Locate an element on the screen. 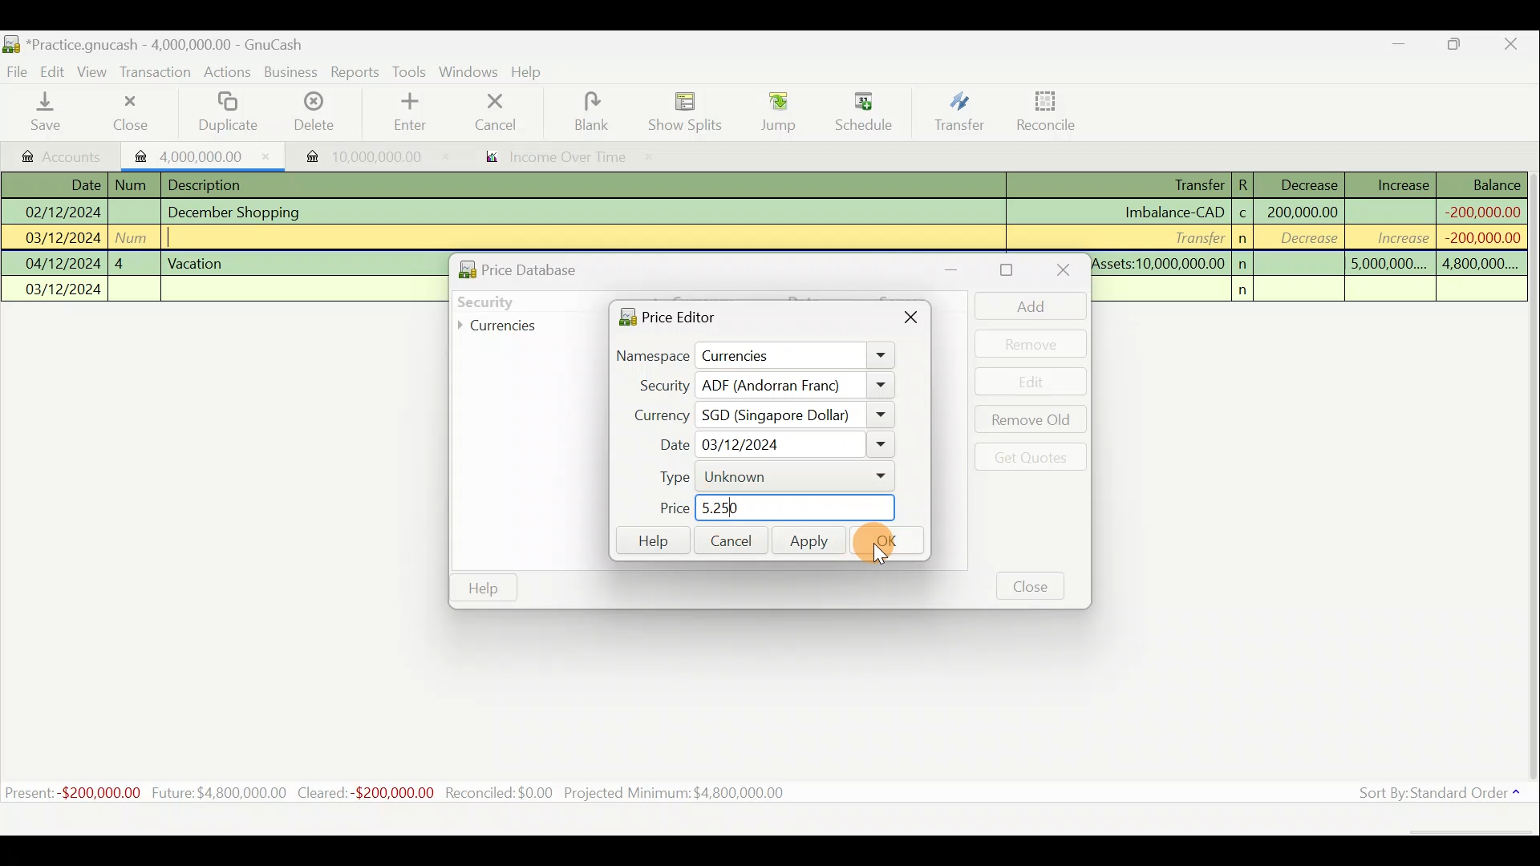 This screenshot has width=1540, height=866. n is located at coordinates (1248, 290).